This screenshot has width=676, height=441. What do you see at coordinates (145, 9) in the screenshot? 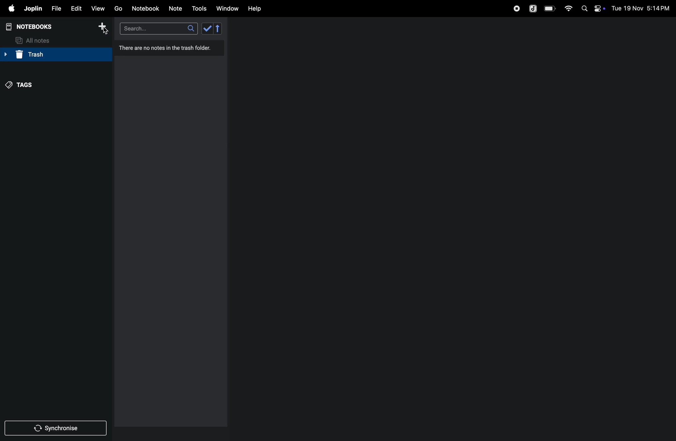
I see `notebook` at bounding box center [145, 9].